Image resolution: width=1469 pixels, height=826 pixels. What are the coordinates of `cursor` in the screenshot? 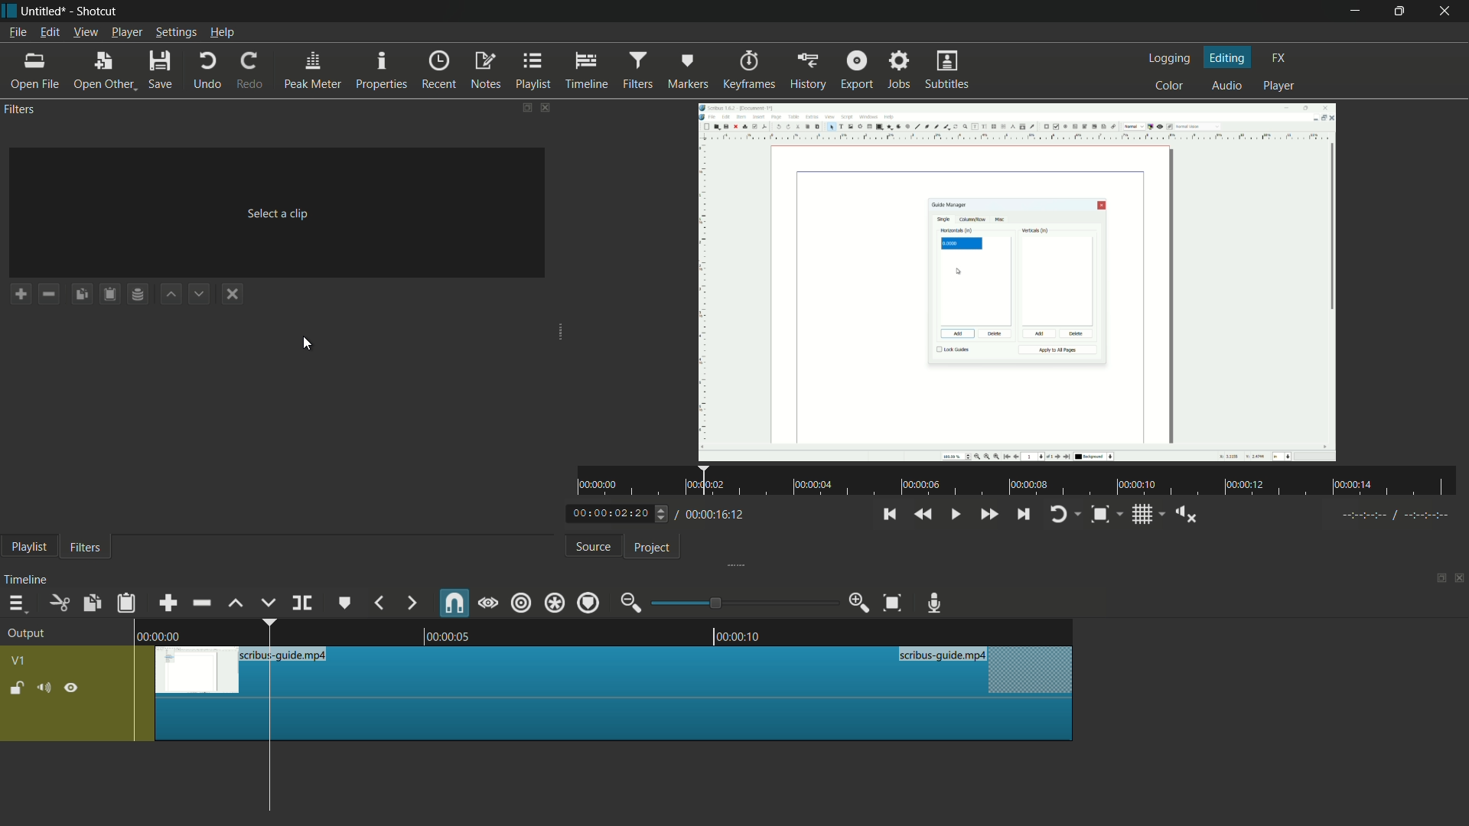 It's located at (305, 343).